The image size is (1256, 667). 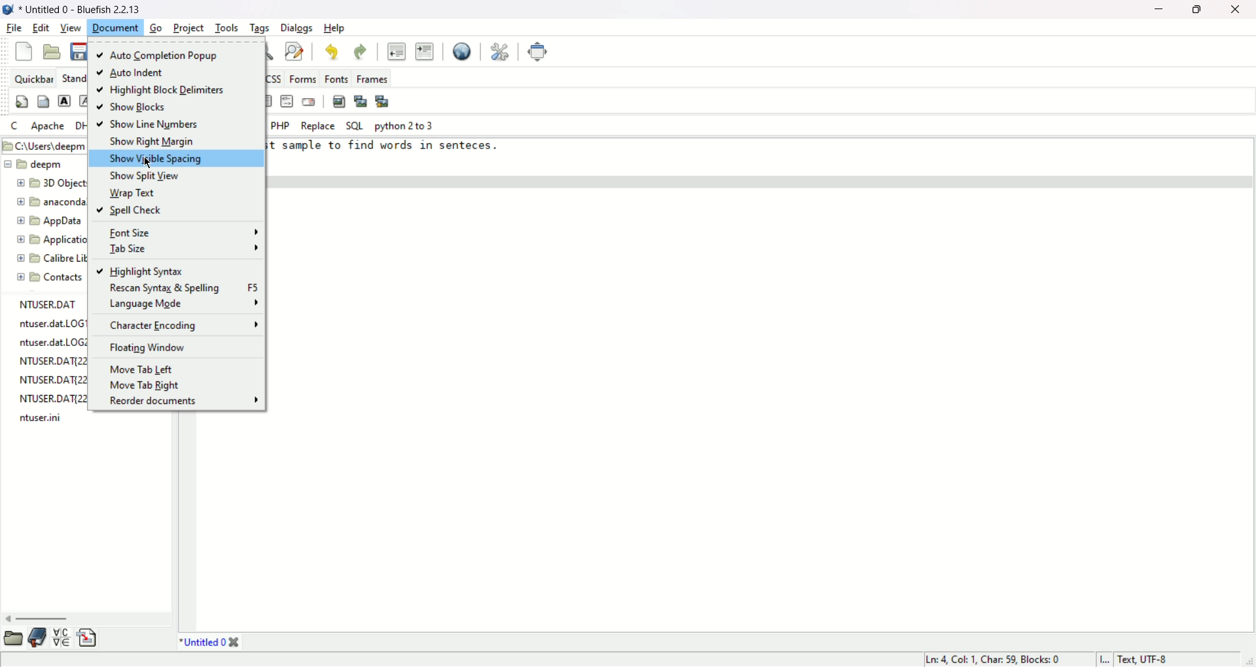 What do you see at coordinates (144, 73) in the screenshot?
I see `auto indent` at bounding box center [144, 73].